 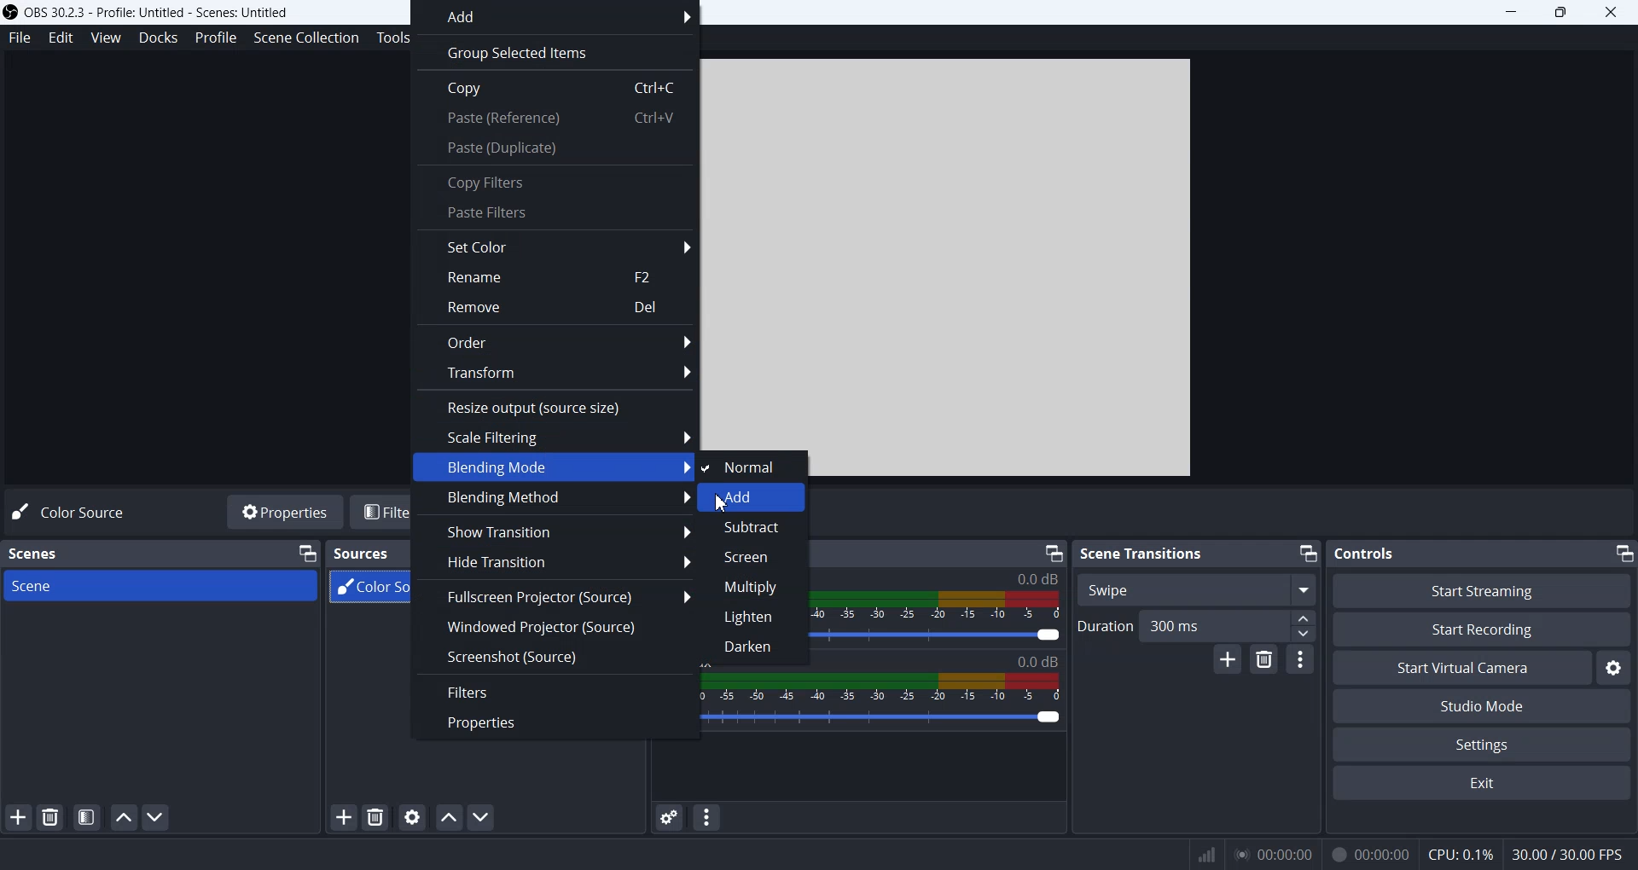 What do you see at coordinates (1308, 554) in the screenshot?
I see `Minimize` at bounding box center [1308, 554].